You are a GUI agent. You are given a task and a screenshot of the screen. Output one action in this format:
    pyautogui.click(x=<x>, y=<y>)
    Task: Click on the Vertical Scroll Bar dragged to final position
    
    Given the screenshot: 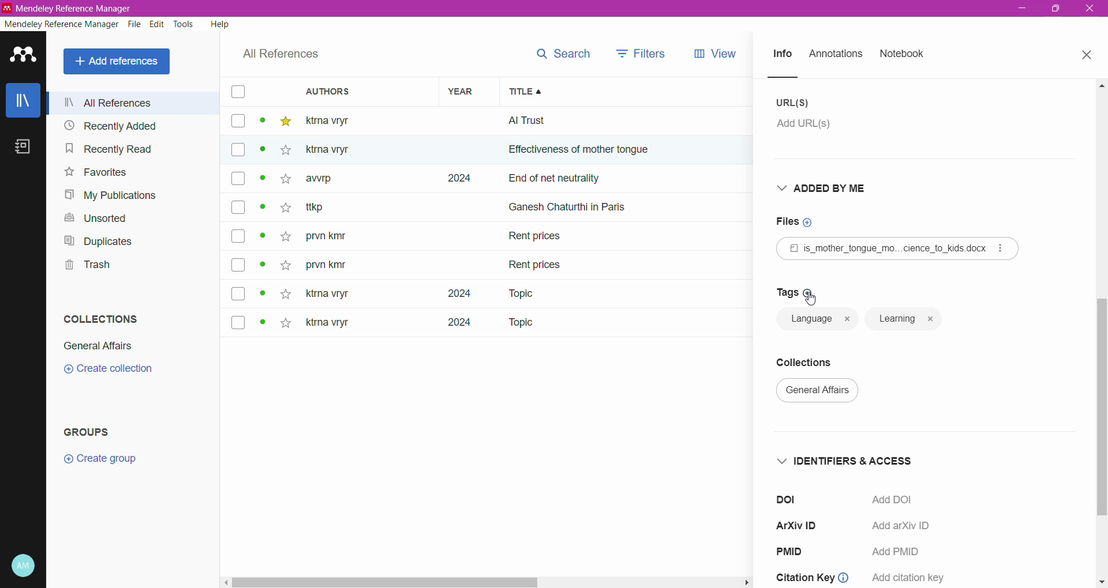 What is the action you would take?
    pyautogui.click(x=1101, y=333)
    